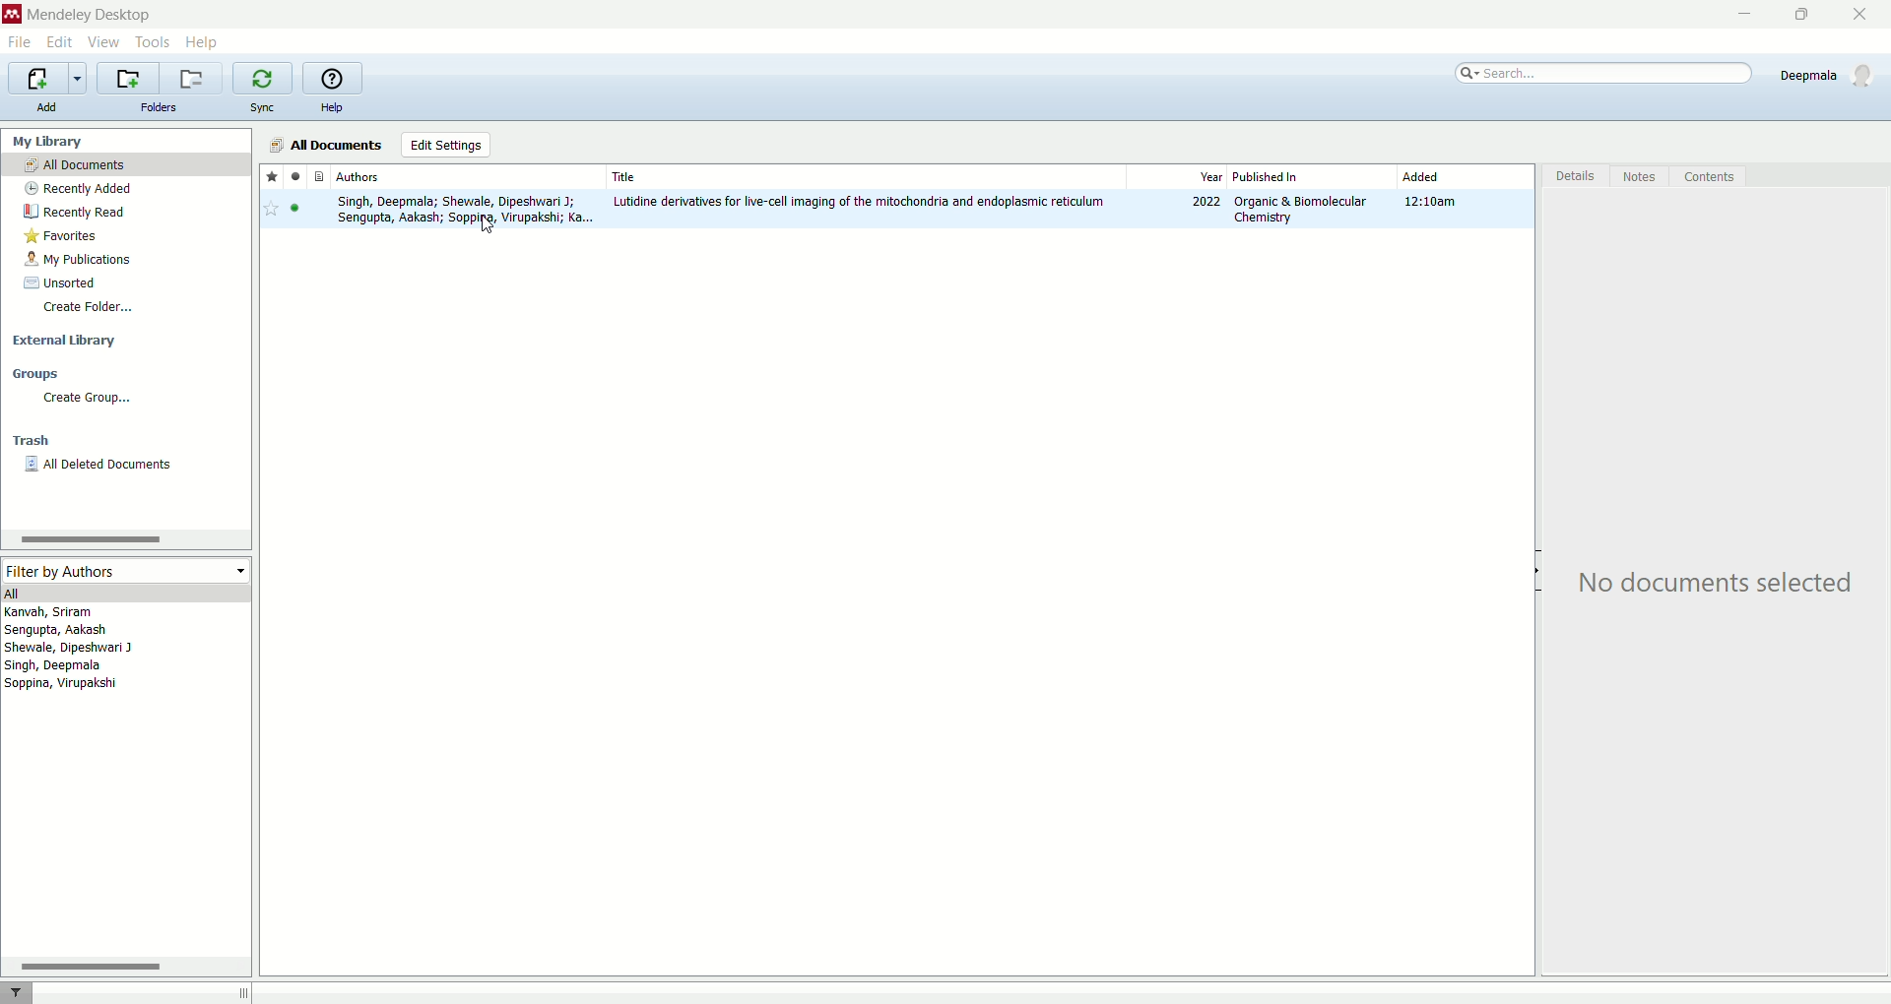  Describe the element at coordinates (126, 281) in the screenshot. I see `unsorted` at that location.